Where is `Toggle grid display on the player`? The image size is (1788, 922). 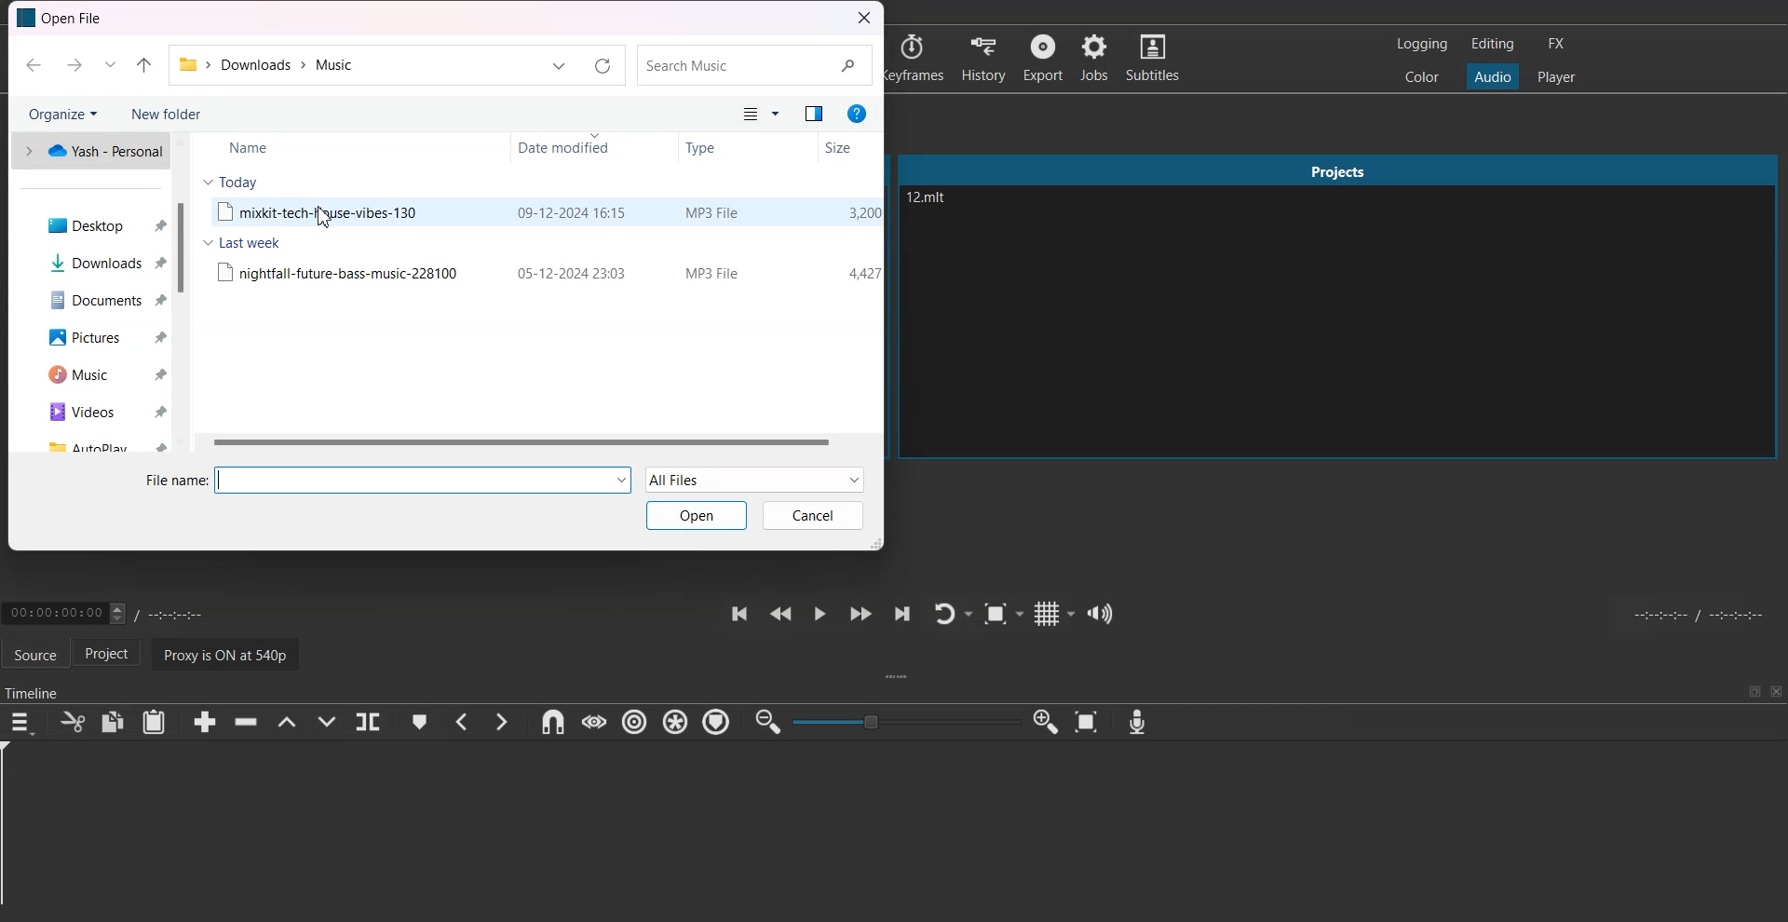 Toggle grid display on the player is located at coordinates (1055, 612).